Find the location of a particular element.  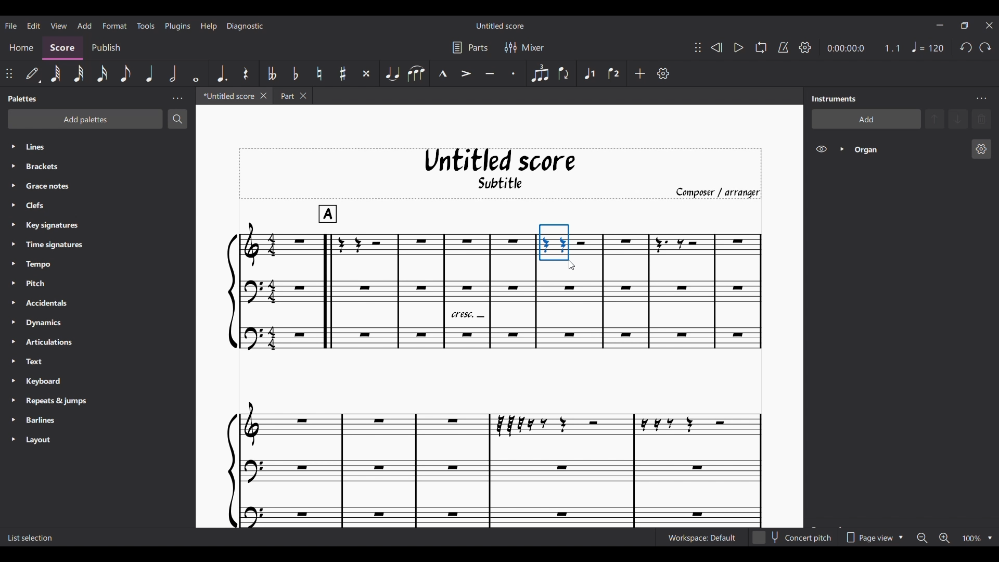

List of palettes is located at coordinates (108, 293).